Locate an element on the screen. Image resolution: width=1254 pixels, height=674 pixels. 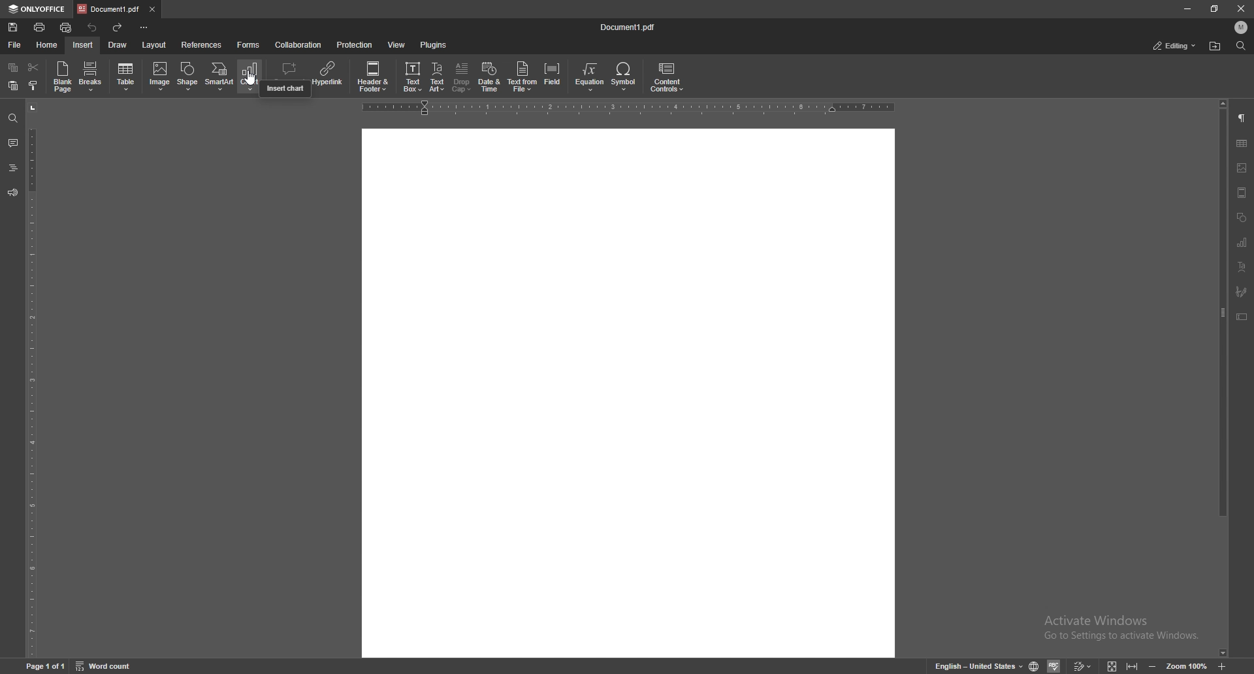
feedback is located at coordinates (12, 193).